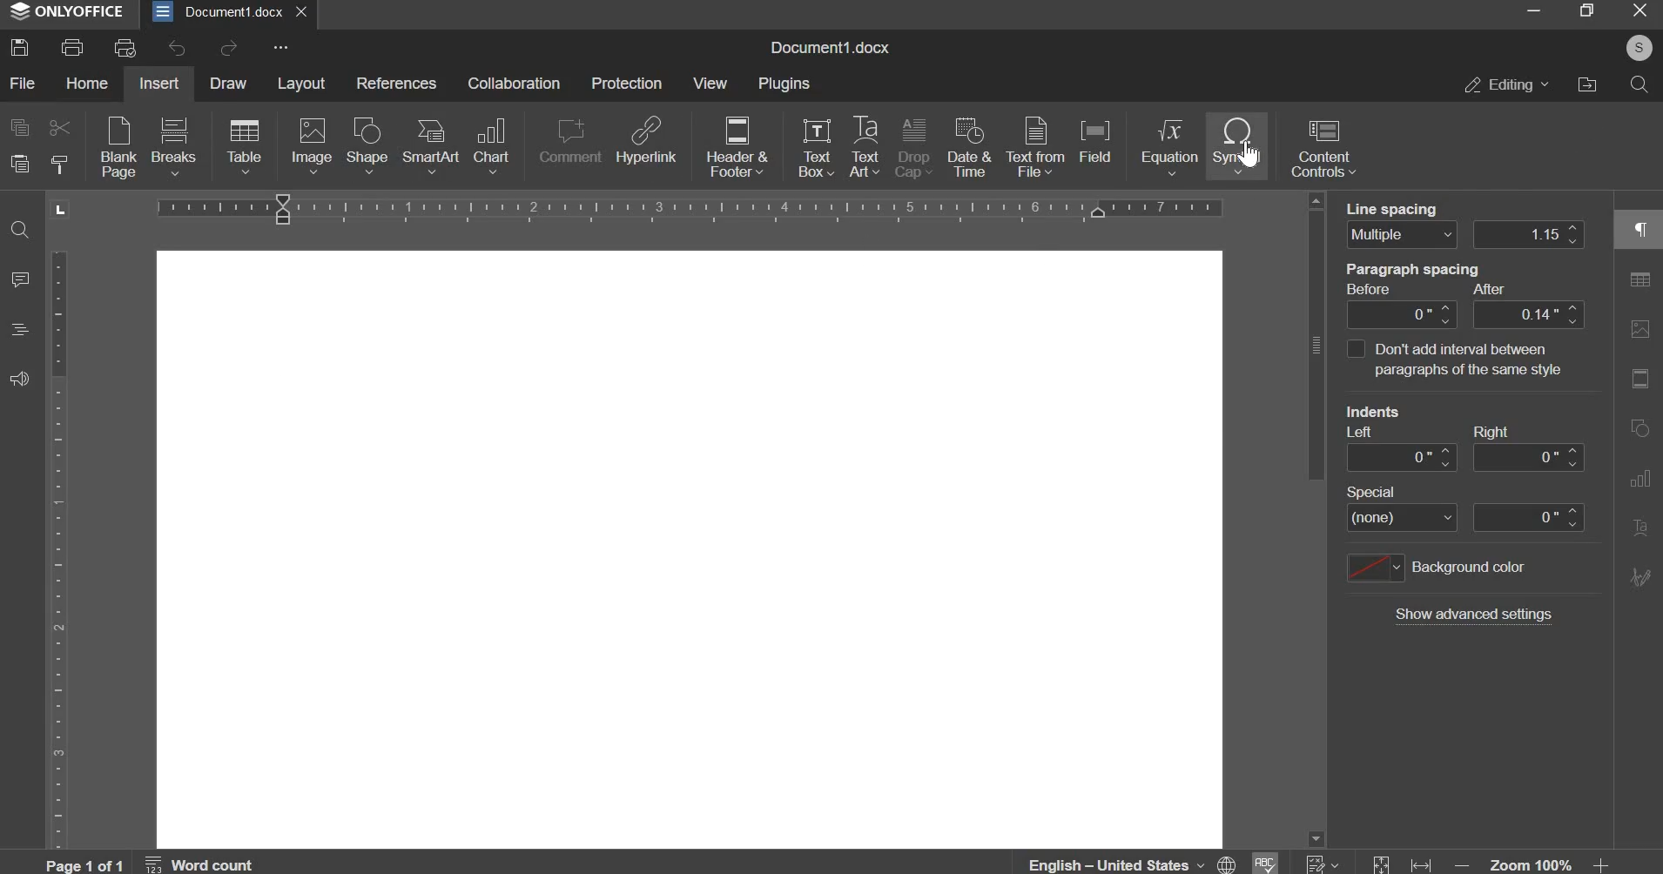 The image size is (1663, 874). What do you see at coordinates (1533, 864) in the screenshot?
I see `zoom` at bounding box center [1533, 864].